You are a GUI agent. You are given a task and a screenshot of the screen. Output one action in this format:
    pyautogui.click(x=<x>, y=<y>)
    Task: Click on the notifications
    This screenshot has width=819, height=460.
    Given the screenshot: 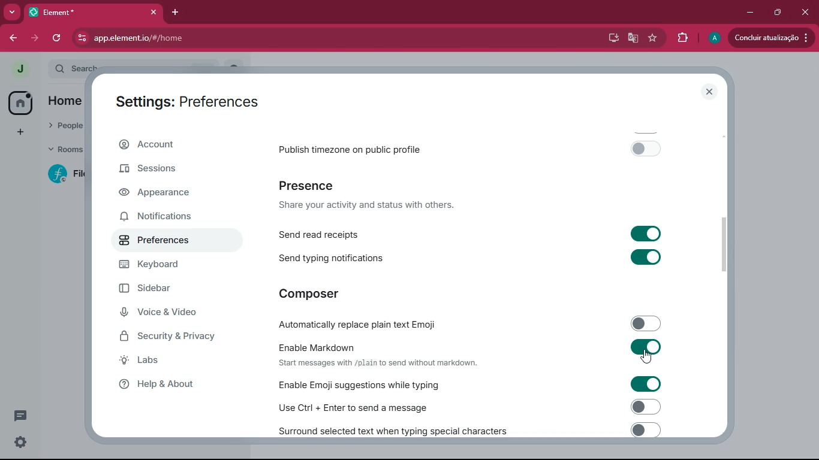 What is the action you would take?
    pyautogui.click(x=163, y=218)
    